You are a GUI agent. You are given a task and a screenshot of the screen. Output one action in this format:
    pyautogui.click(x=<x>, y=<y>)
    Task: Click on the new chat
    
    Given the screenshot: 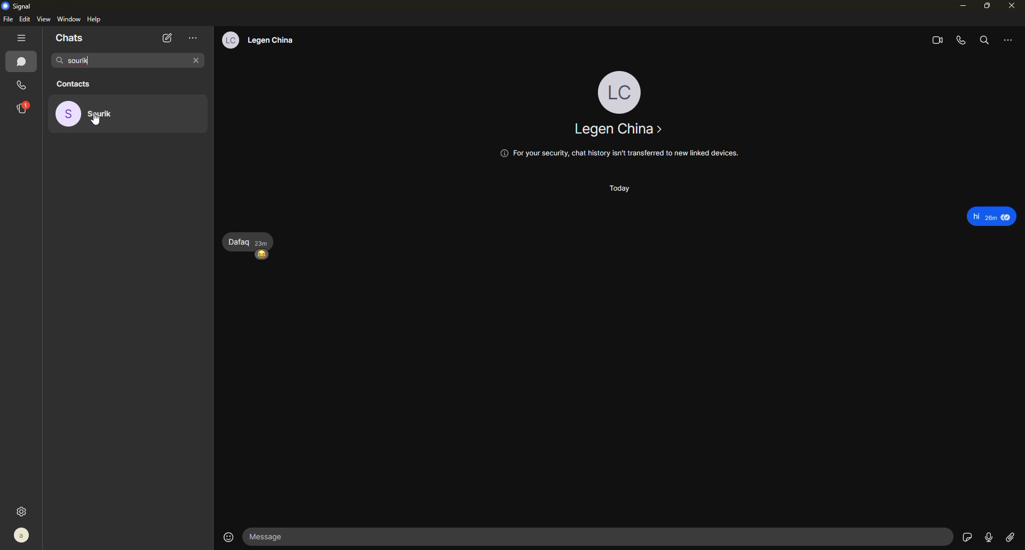 What is the action you would take?
    pyautogui.click(x=168, y=38)
    